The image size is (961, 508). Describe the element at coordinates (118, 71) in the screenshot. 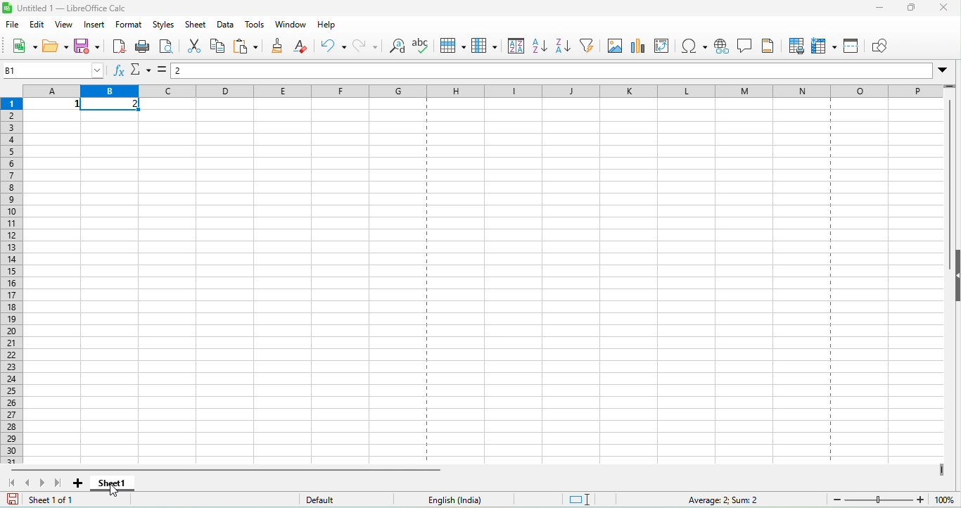

I see `function wizard` at that location.